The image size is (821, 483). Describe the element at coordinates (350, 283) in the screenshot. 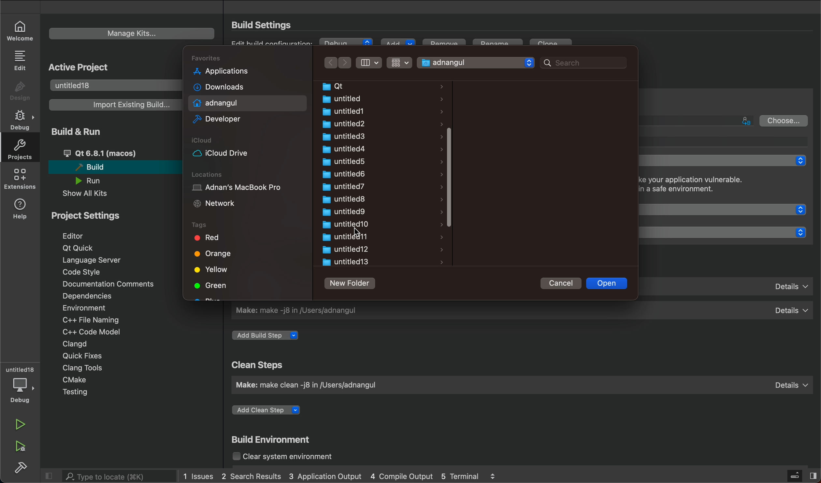

I see `new folder` at that location.